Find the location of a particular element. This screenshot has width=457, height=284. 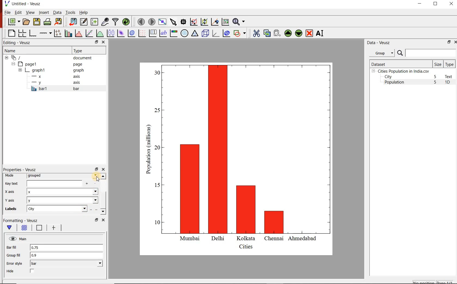

1D is located at coordinates (450, 83).